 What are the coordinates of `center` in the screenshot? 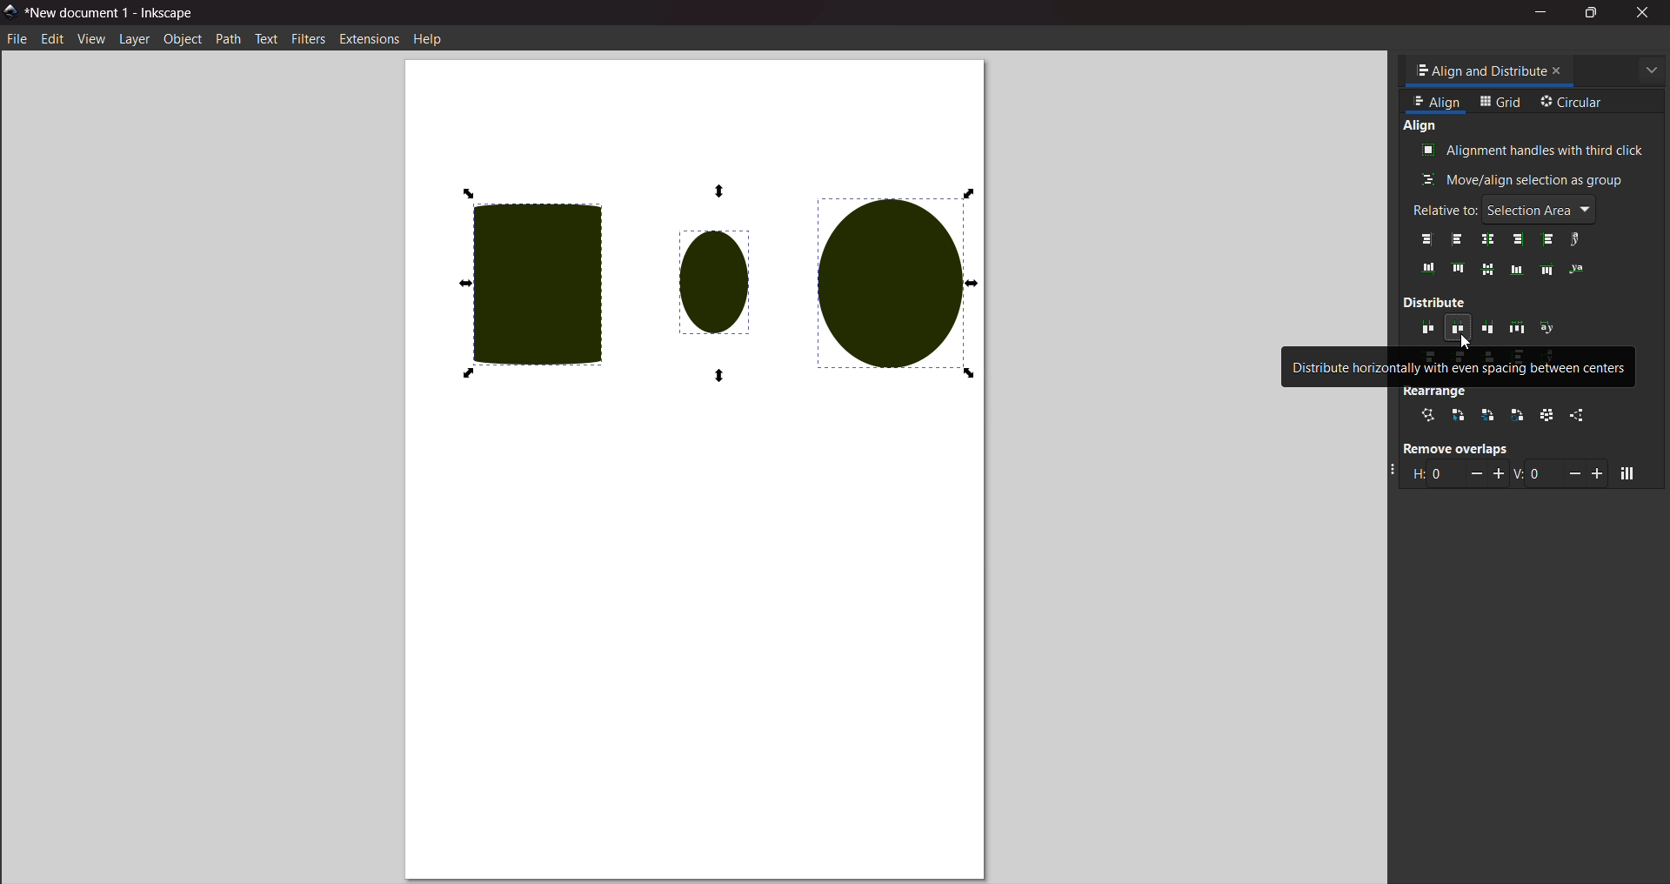 It's located at (1489, 241).